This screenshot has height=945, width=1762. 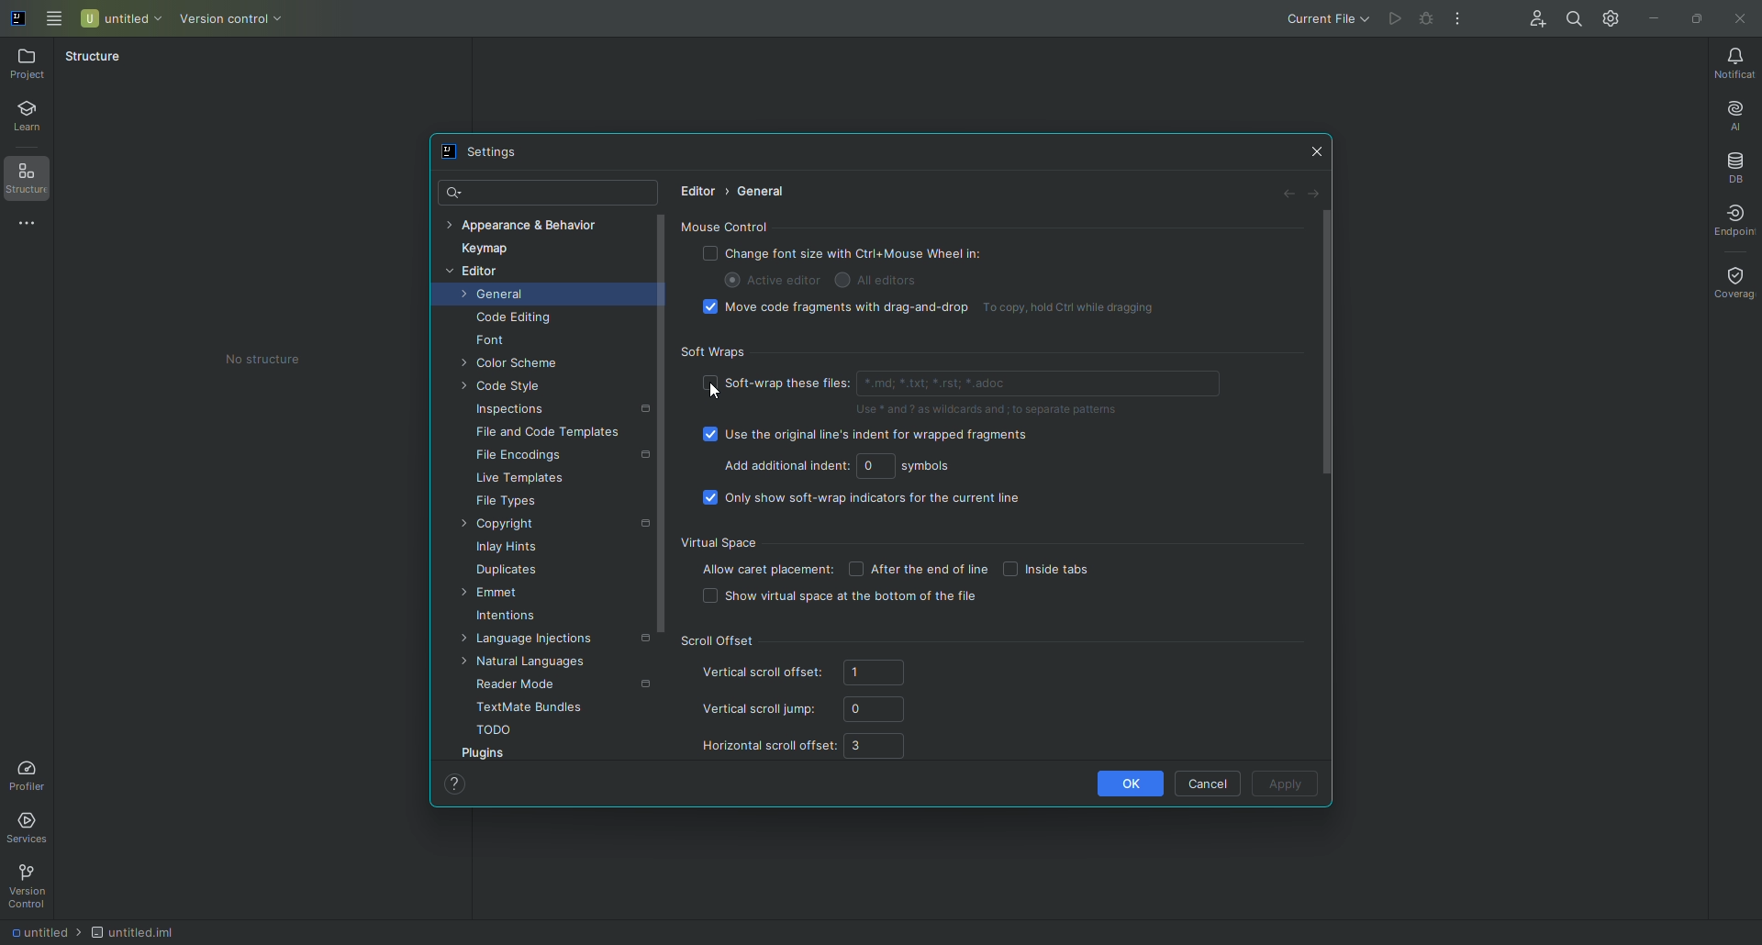 I want to click on Structure, so click(x=96, y=56).